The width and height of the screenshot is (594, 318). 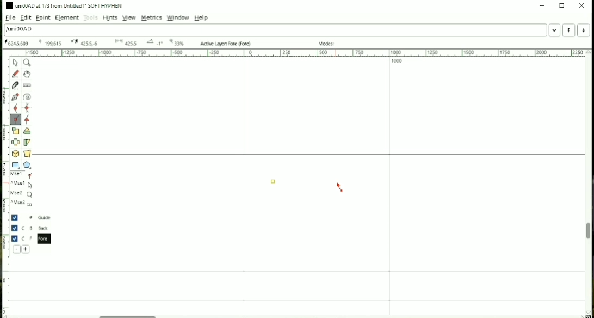 I want to click on 173 Oxad U+00AD "uni00AD" SOFT HYPHEN, so click(x=156, y=42).